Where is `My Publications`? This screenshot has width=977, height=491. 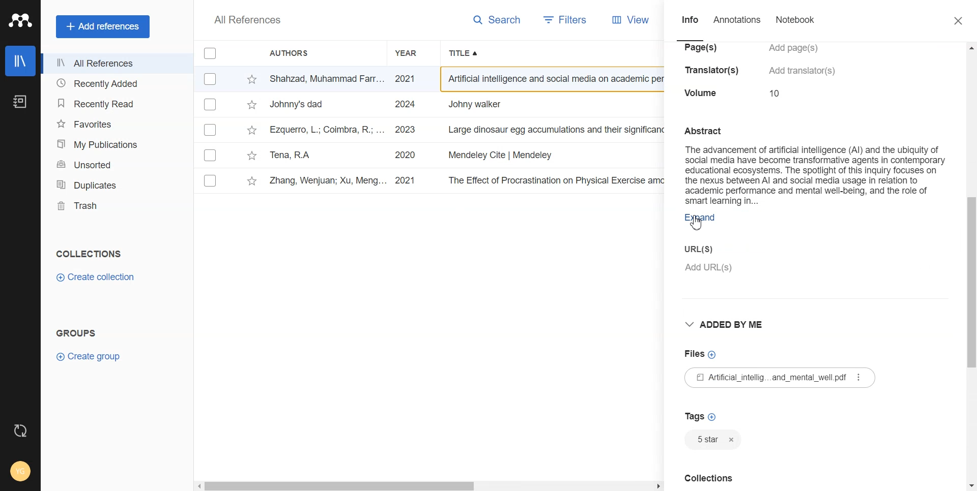 My Publications is located at coordinates (109, 145).